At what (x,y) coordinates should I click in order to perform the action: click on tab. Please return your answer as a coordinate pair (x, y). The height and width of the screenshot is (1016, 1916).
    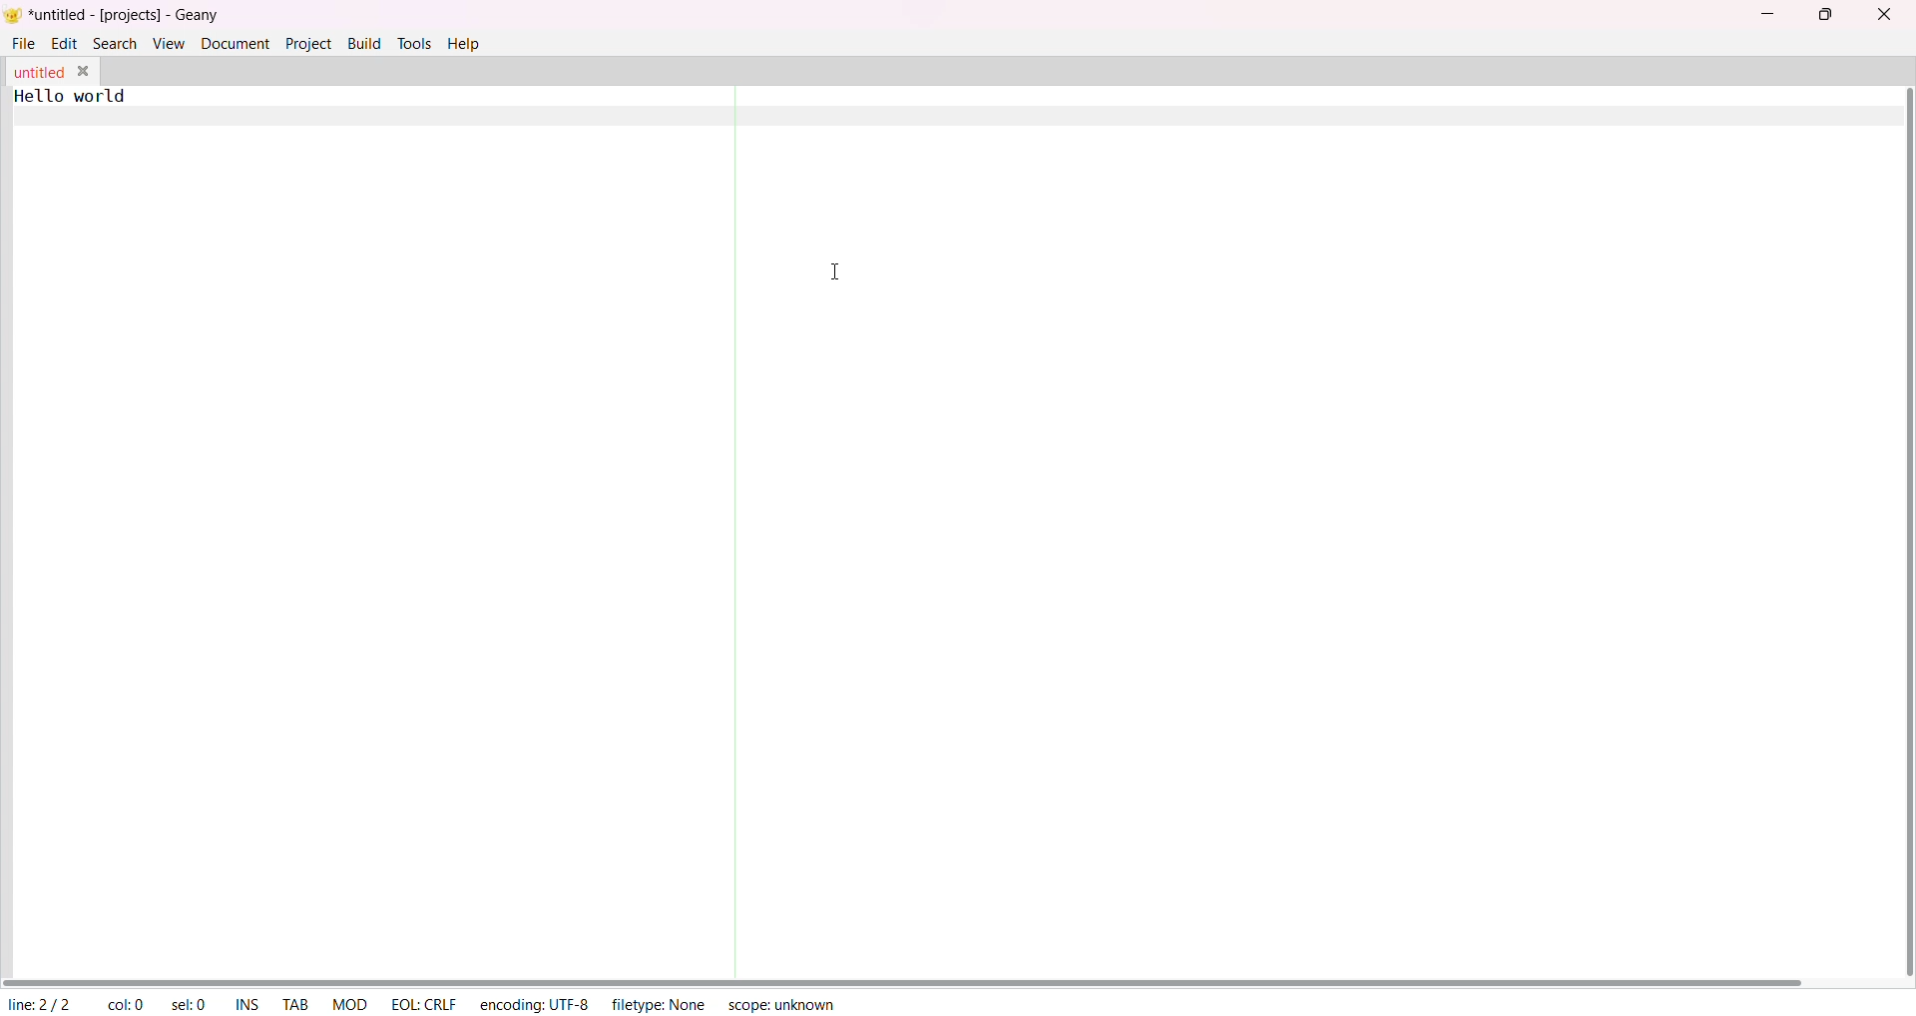
    Looking at the image, I should click on (296, 1006).